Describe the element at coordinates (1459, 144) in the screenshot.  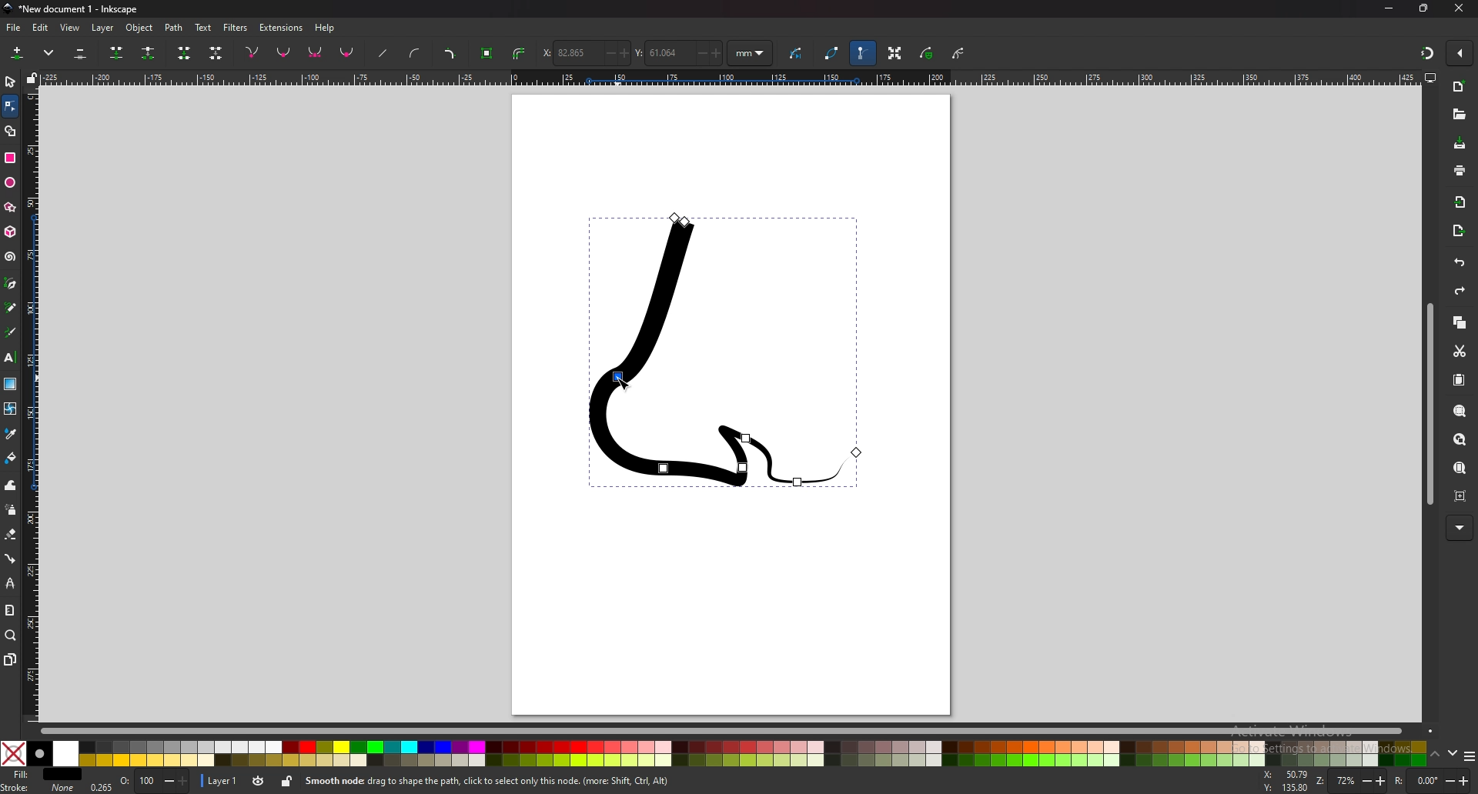
I see `save` at that location.